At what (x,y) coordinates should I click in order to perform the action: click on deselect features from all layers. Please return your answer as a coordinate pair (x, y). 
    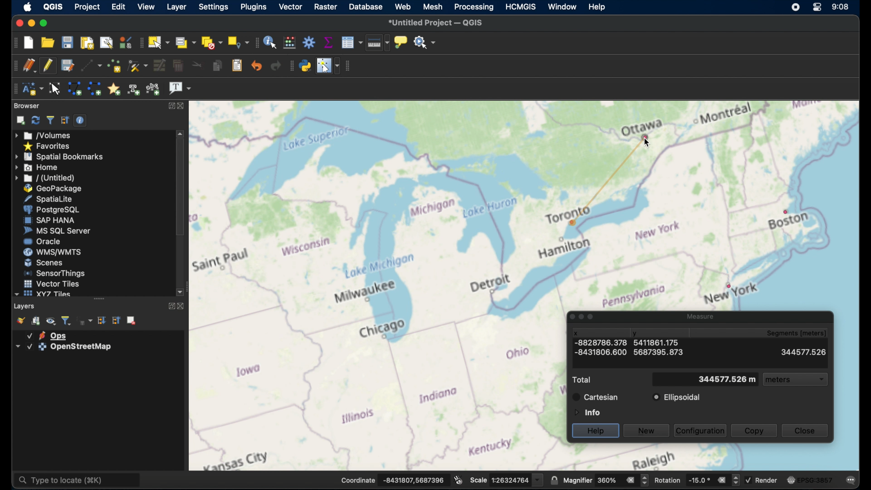
    Looking at the image, I should click on (211, 42).